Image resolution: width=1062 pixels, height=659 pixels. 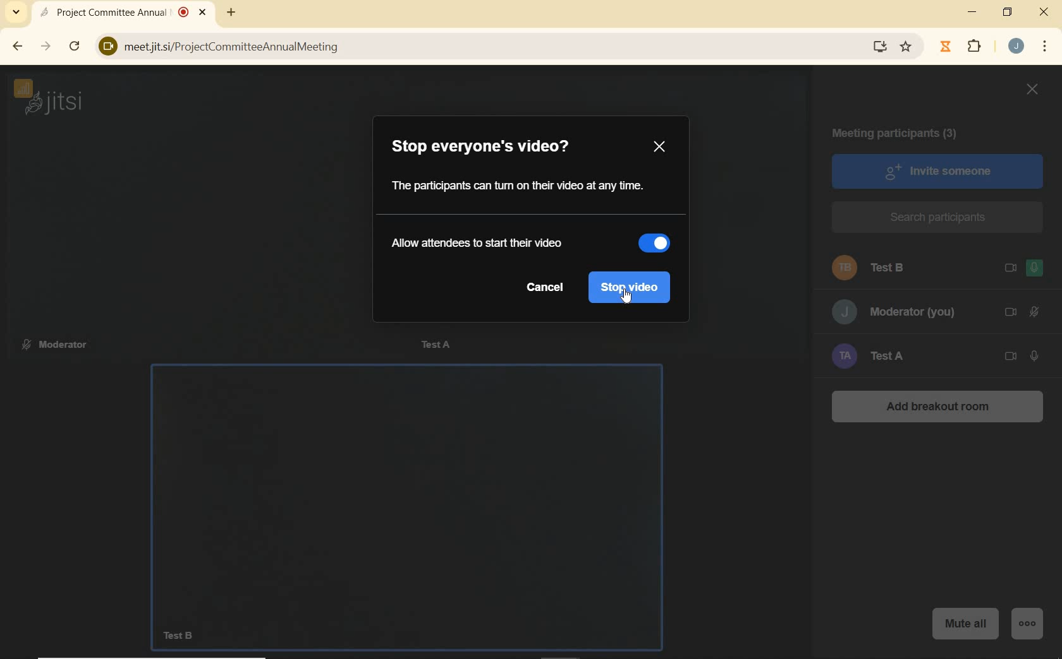 What do you see at coordinates (654, 244) in the screenshot?
I see `slider` at bounding box center [654, 244].